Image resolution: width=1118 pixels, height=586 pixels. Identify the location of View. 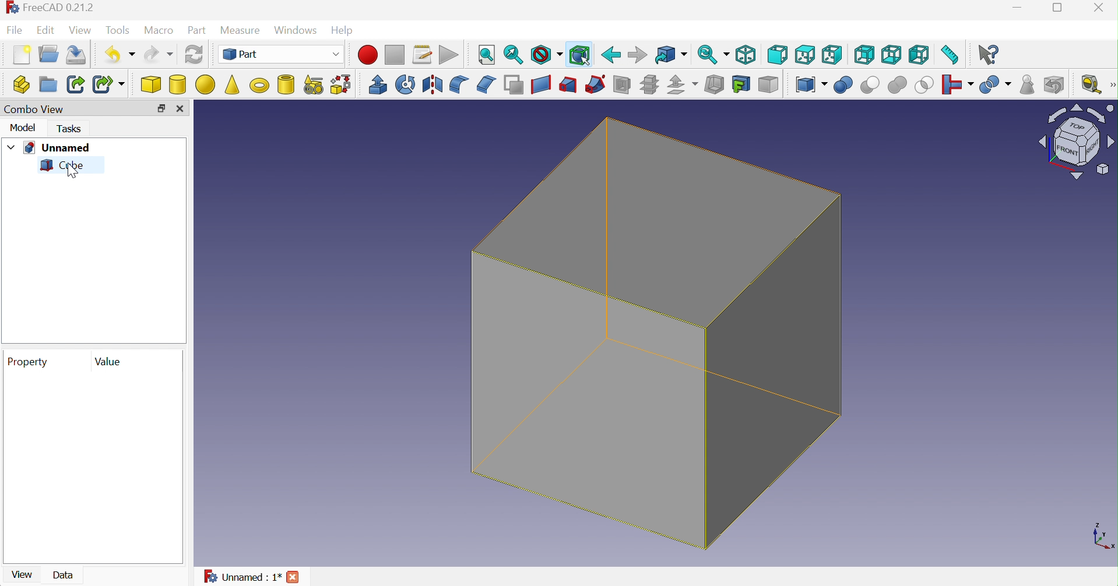
(80, 29).